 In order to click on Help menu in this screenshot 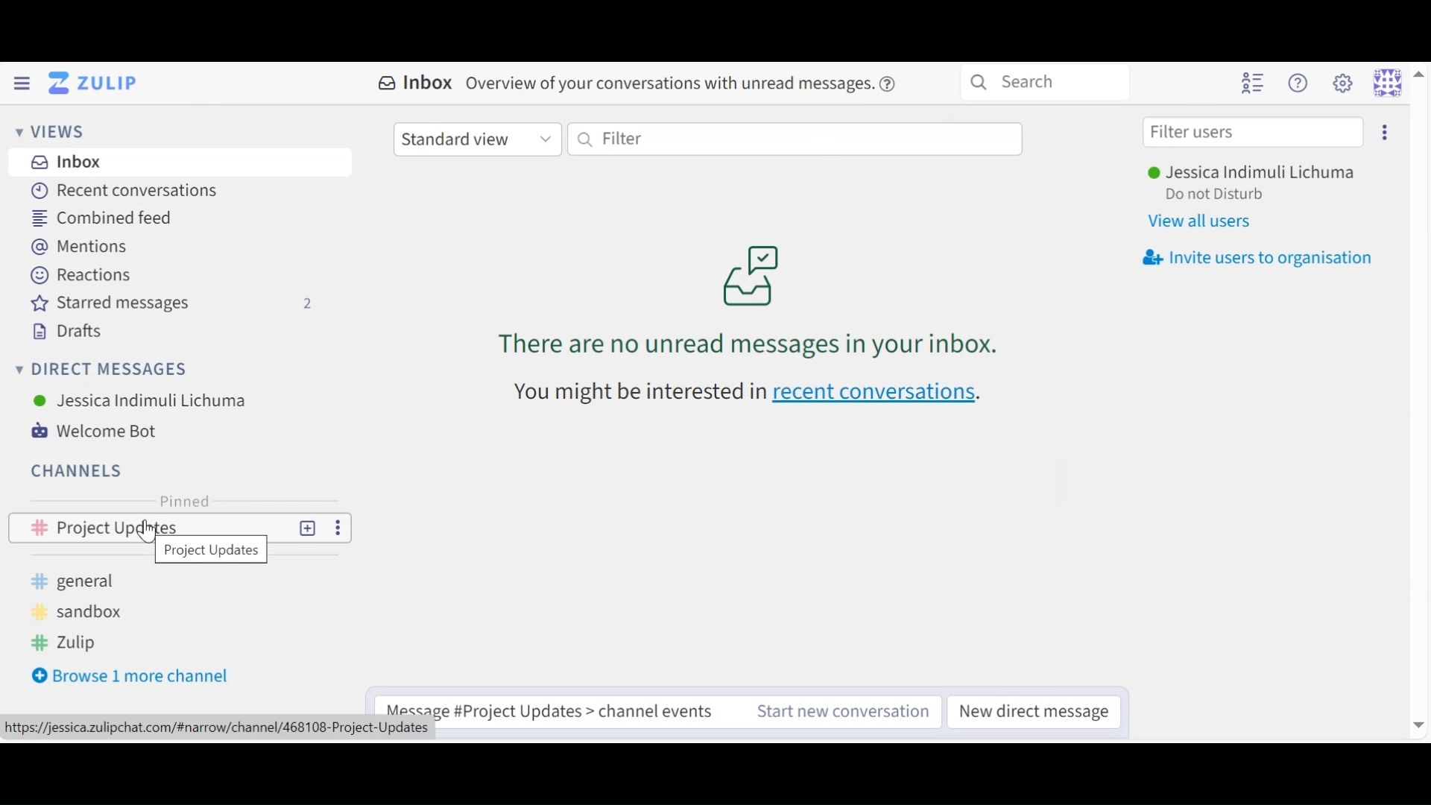, I will do `click(1300, 81)`.